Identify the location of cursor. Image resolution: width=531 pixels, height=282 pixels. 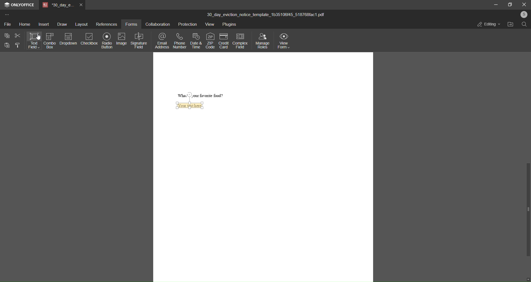
(40, 36).